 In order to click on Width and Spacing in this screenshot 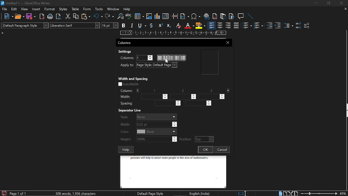, I will do `click(133, 79)`.